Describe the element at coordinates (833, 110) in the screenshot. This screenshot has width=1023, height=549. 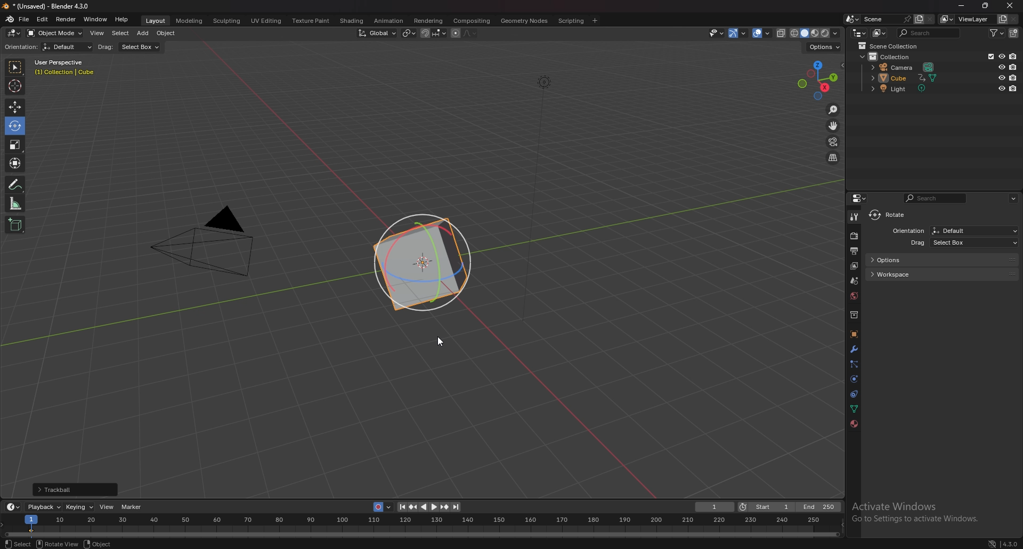
I see `zoom` at that location.